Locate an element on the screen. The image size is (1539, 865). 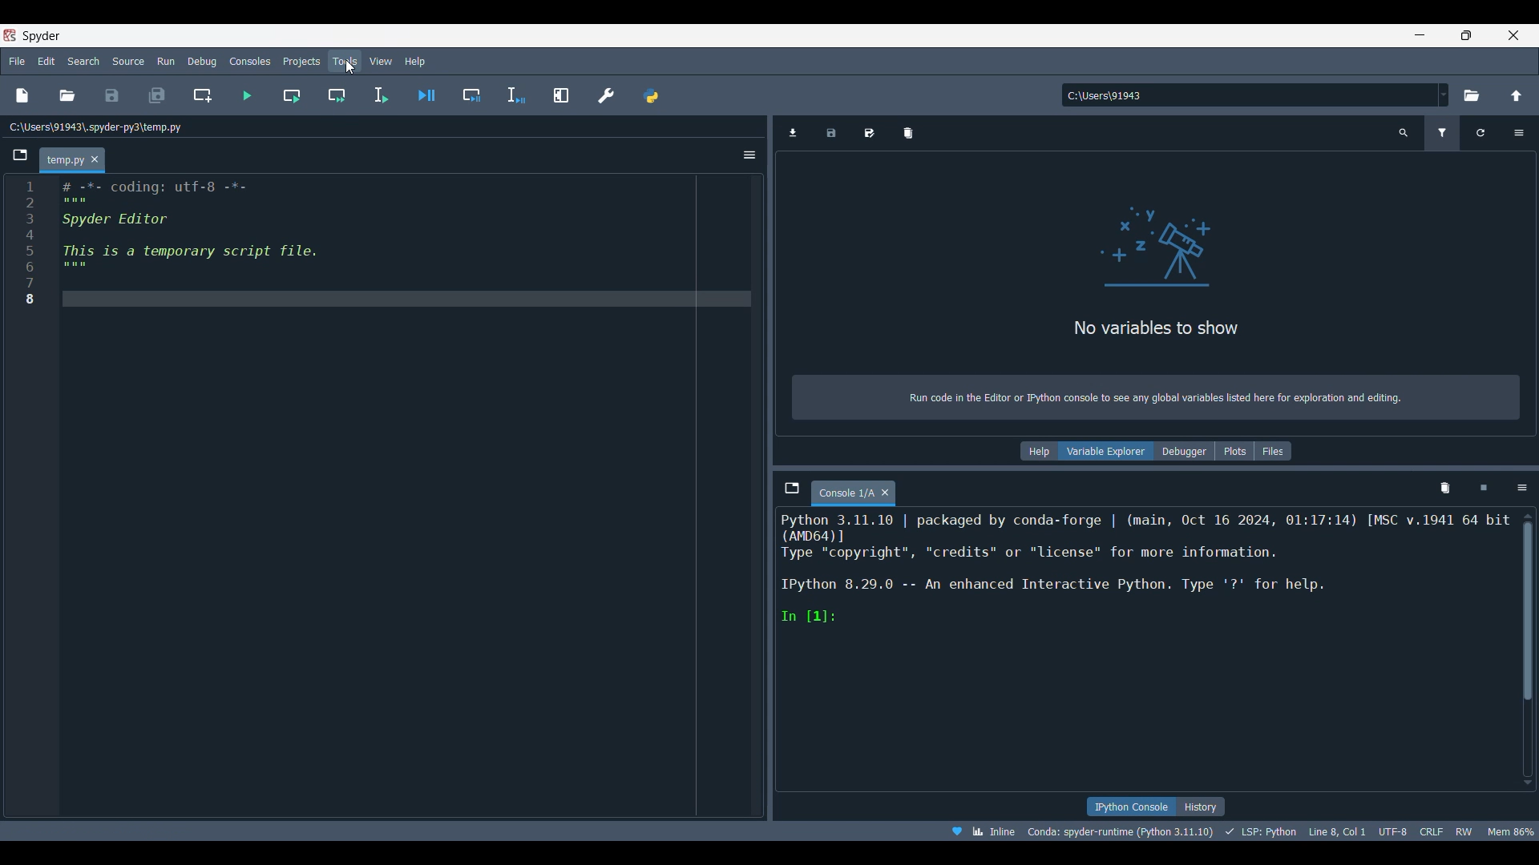
IPython console is located at coordinates (1130, 807).